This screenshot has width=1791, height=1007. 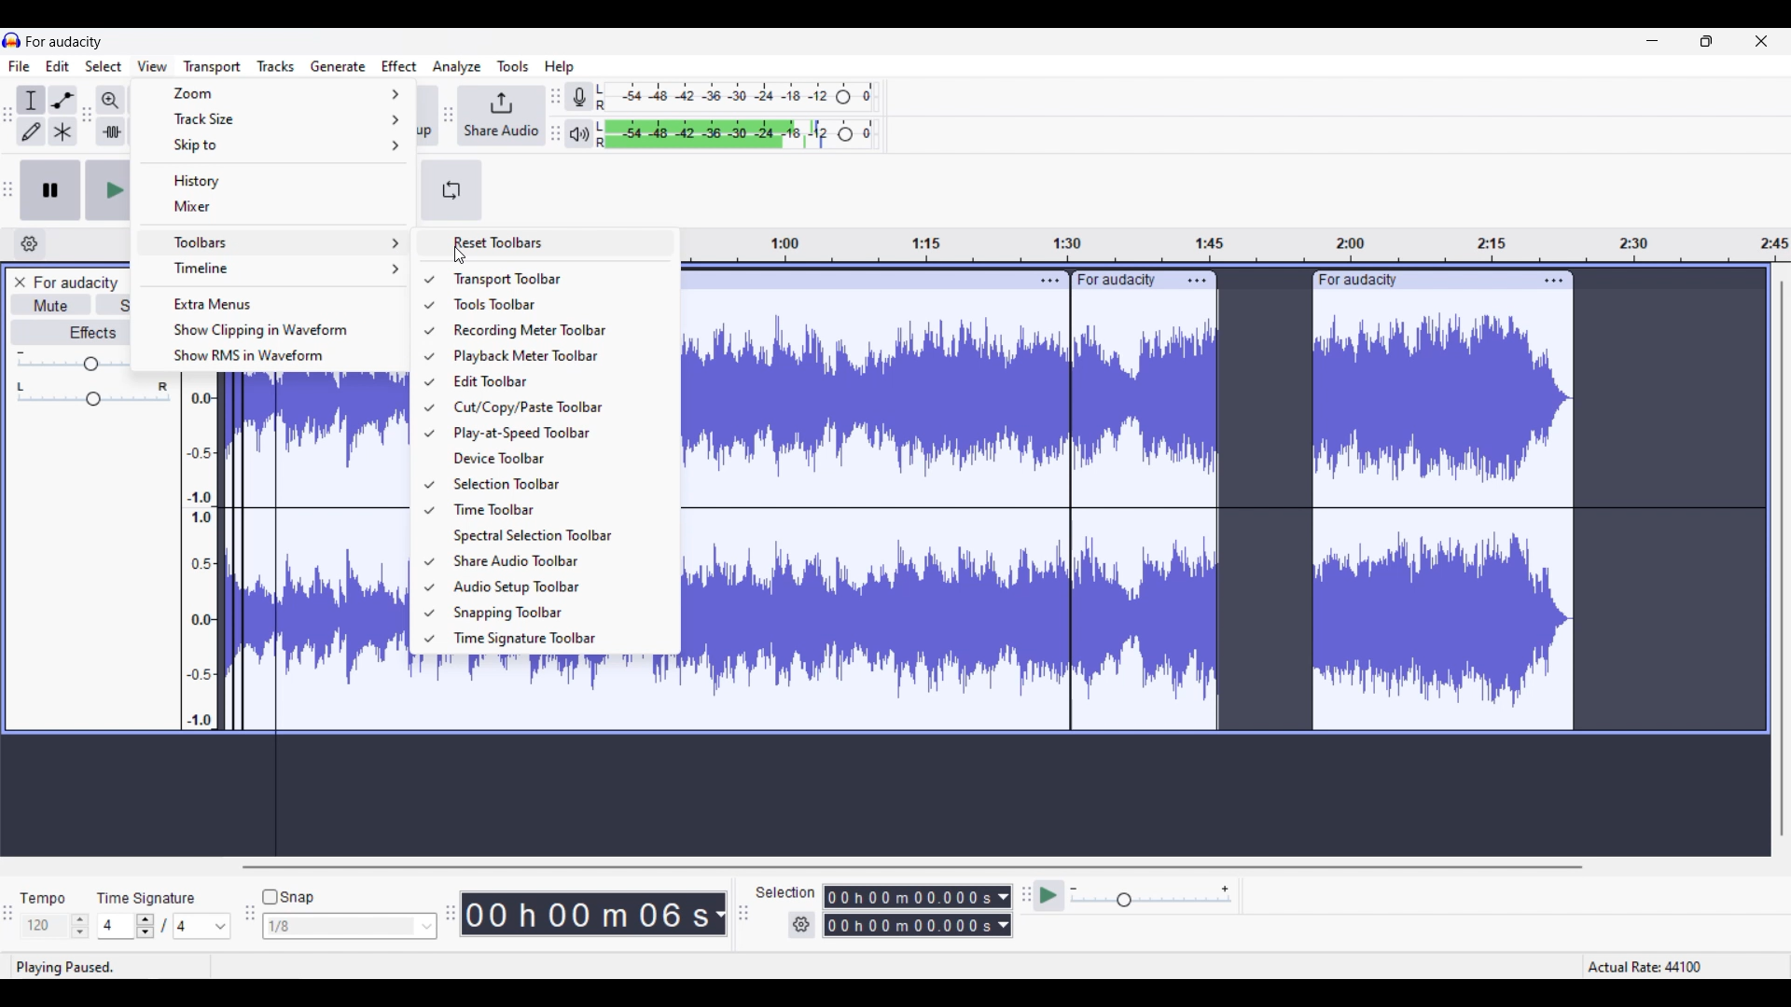 What do you see at coordinates (555, 279) in the screenshot?
I see `Transport toolbar` at bounding box center [555, 279].